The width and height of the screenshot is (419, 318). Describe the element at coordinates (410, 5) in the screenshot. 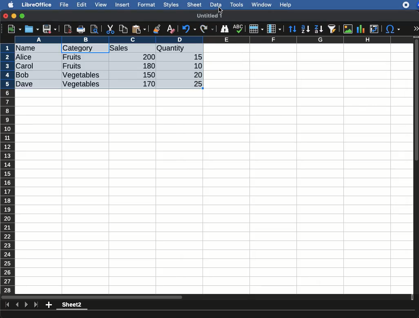

I see `extensions` at that location.